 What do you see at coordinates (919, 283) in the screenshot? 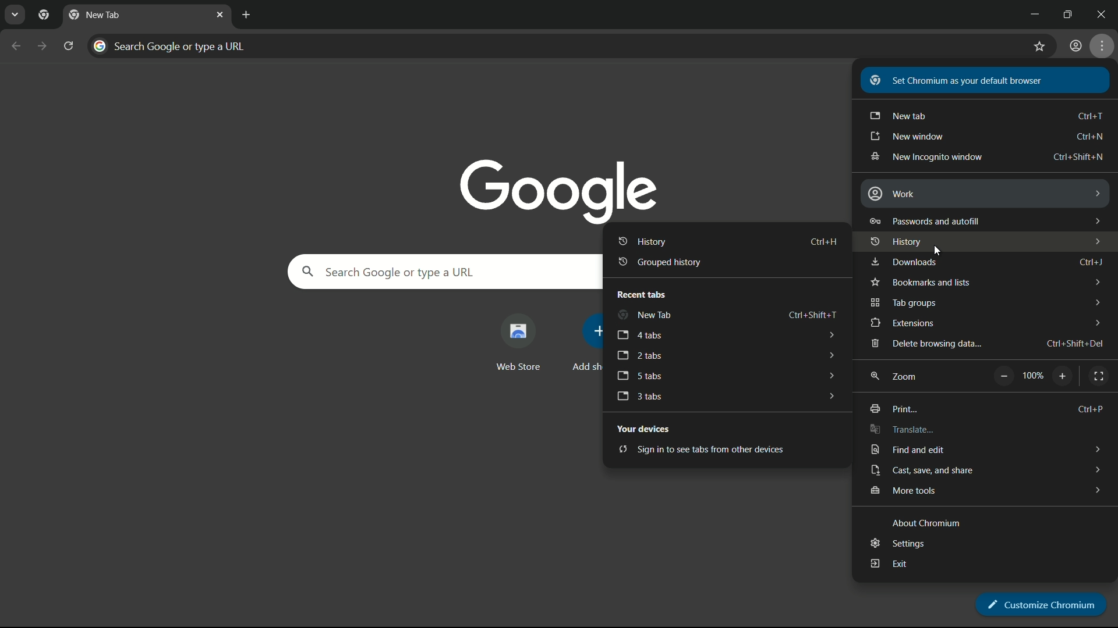
I see `bookmark and lists` at bounding box center [919, 283].